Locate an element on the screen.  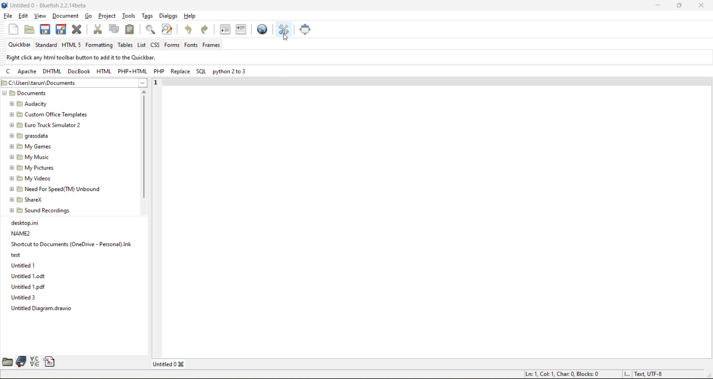
find and replace is located at coordinates (167, 30).